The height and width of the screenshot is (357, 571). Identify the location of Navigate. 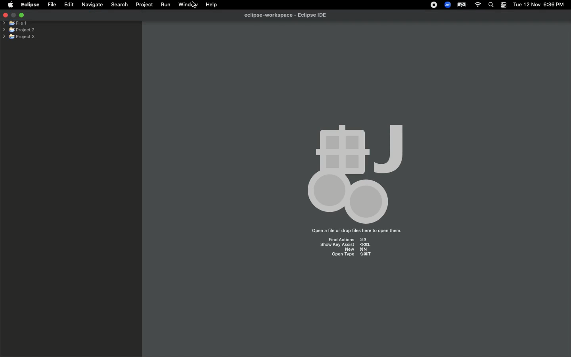
(93, 5).